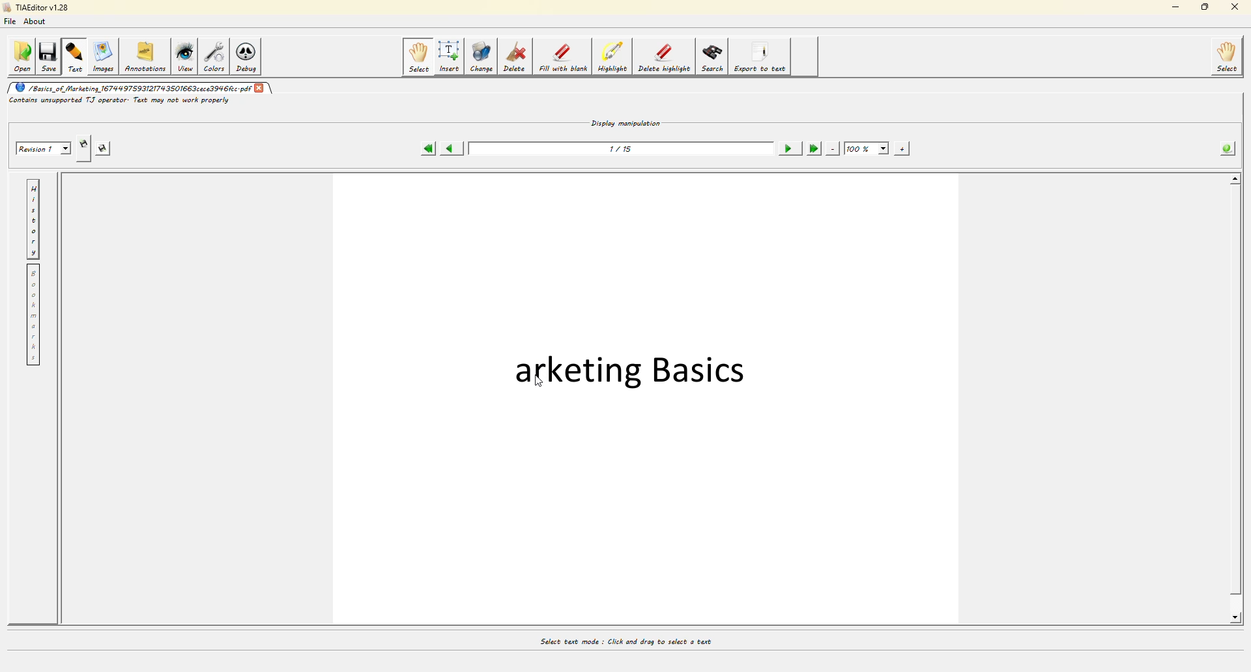 This screenshot has height=672, width=1251. I want to click on scroll bar, so click(1234, 399).